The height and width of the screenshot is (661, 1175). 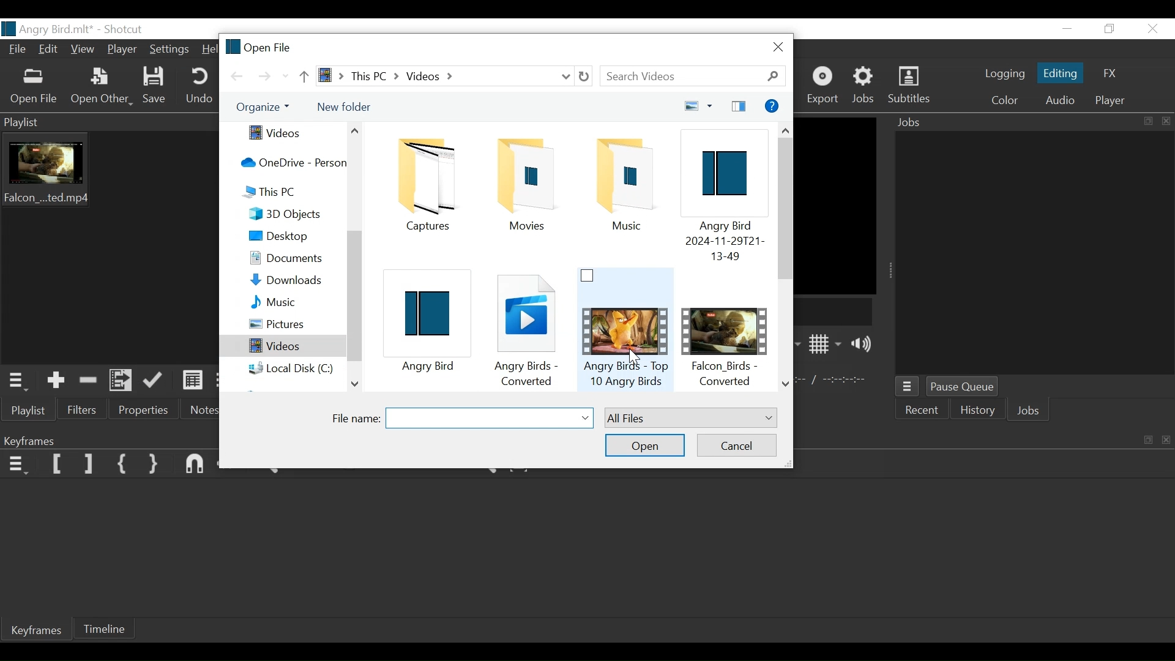 I want to click on New Folder, so click(x=344, y=106).